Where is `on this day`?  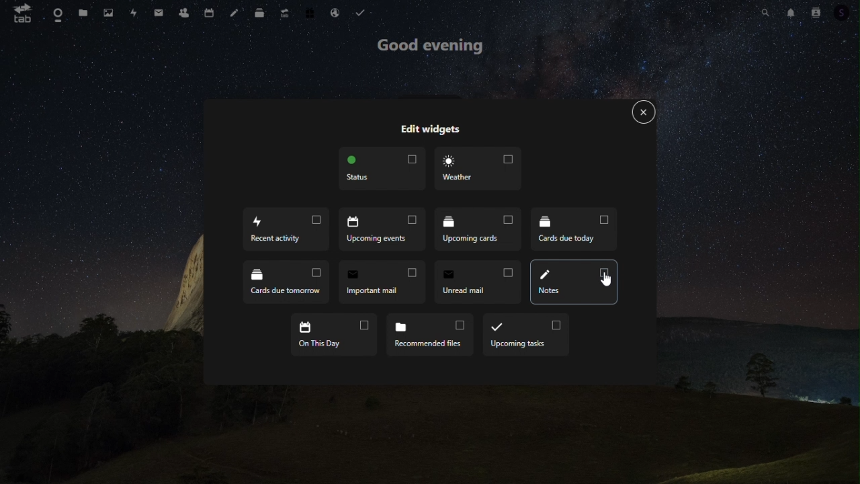 on this day is located at coordinates (334, 336).